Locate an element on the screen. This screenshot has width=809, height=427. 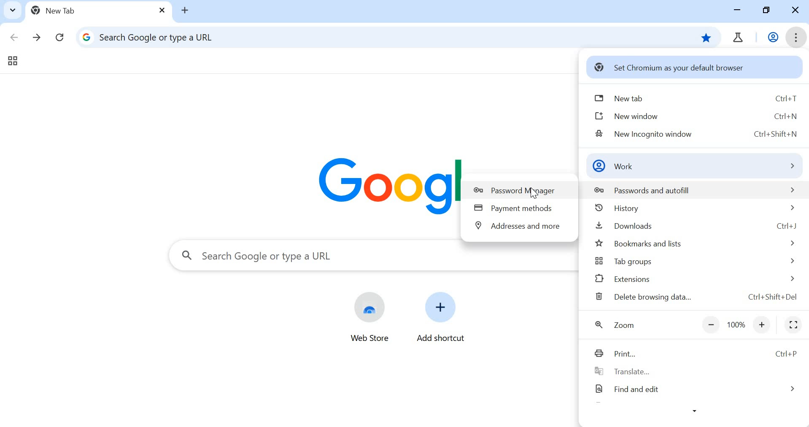
reload this page is located at coordinates (59, 36).